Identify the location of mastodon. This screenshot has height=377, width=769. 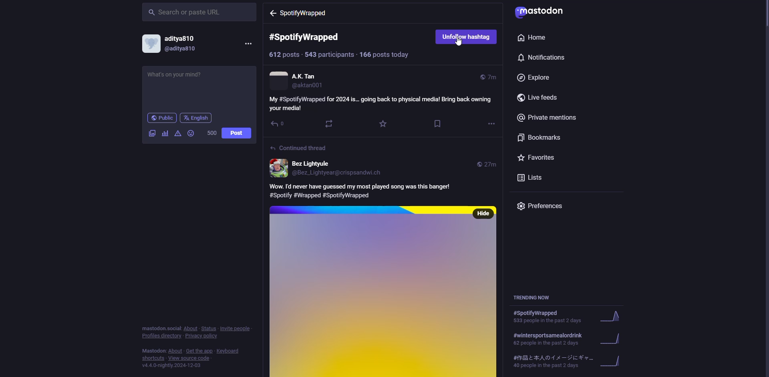
(544, 12).